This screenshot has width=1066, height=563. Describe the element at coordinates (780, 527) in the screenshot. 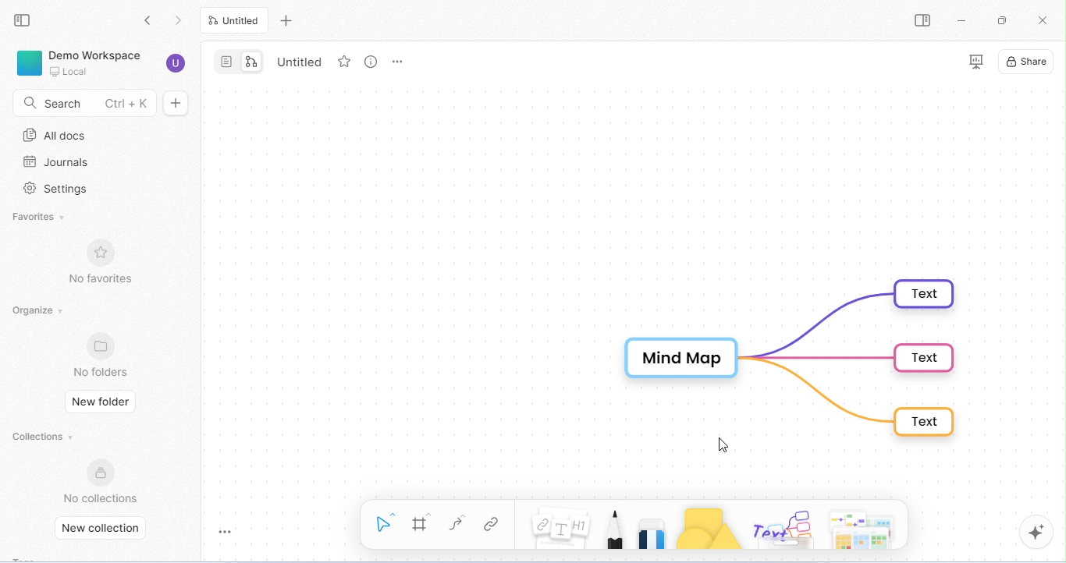

I see `others` at that location.